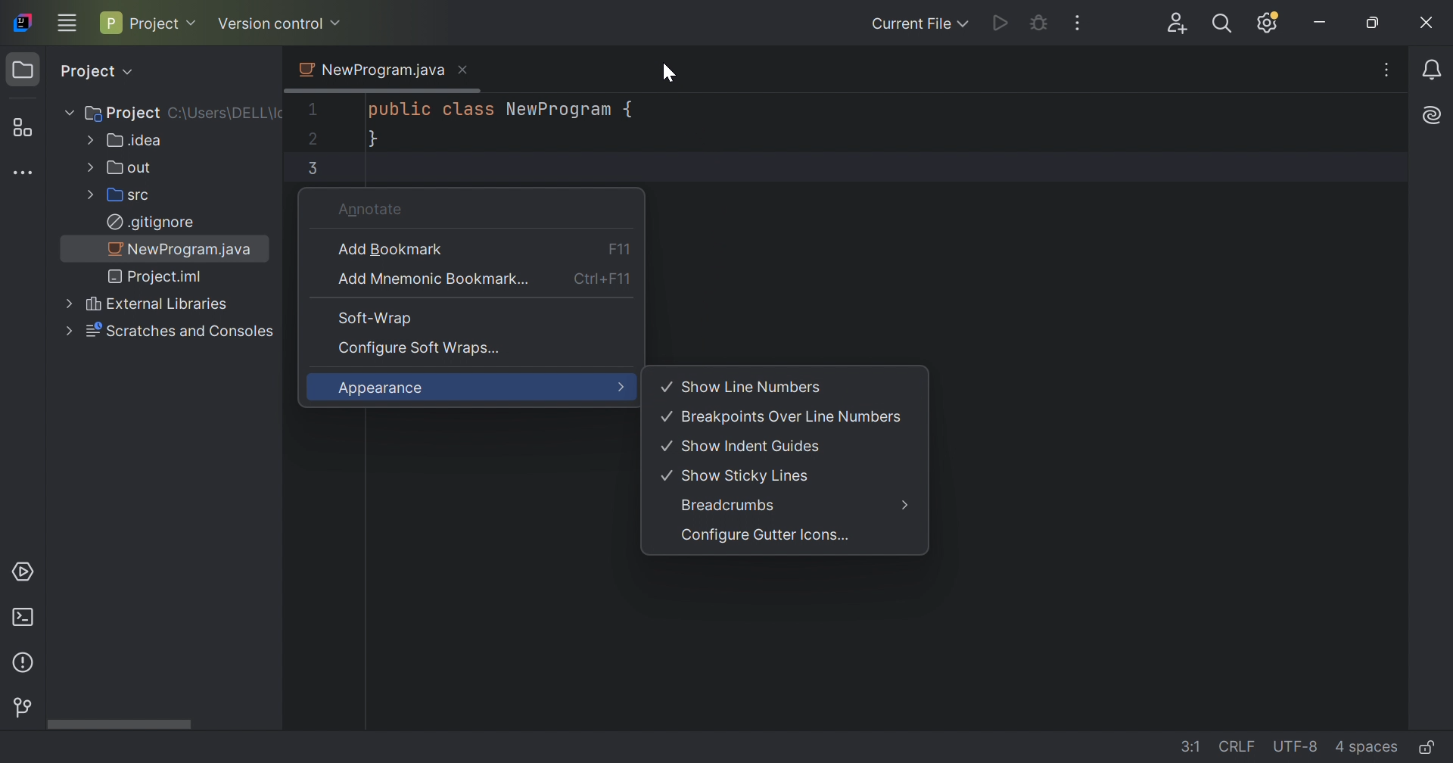 The width and height of the screenshot is (1453, 763). I want to click on Updates Available. IDE and Project settings, so click(1270, 24).